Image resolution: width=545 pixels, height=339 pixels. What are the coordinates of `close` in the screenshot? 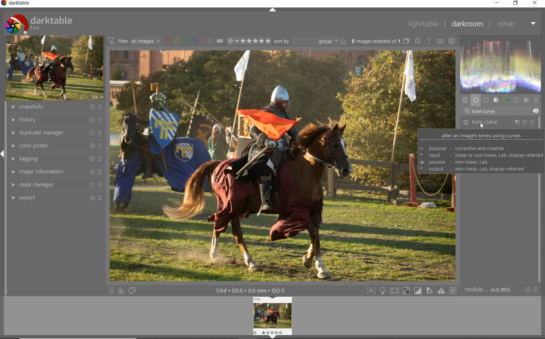 It's located at (535, 3).